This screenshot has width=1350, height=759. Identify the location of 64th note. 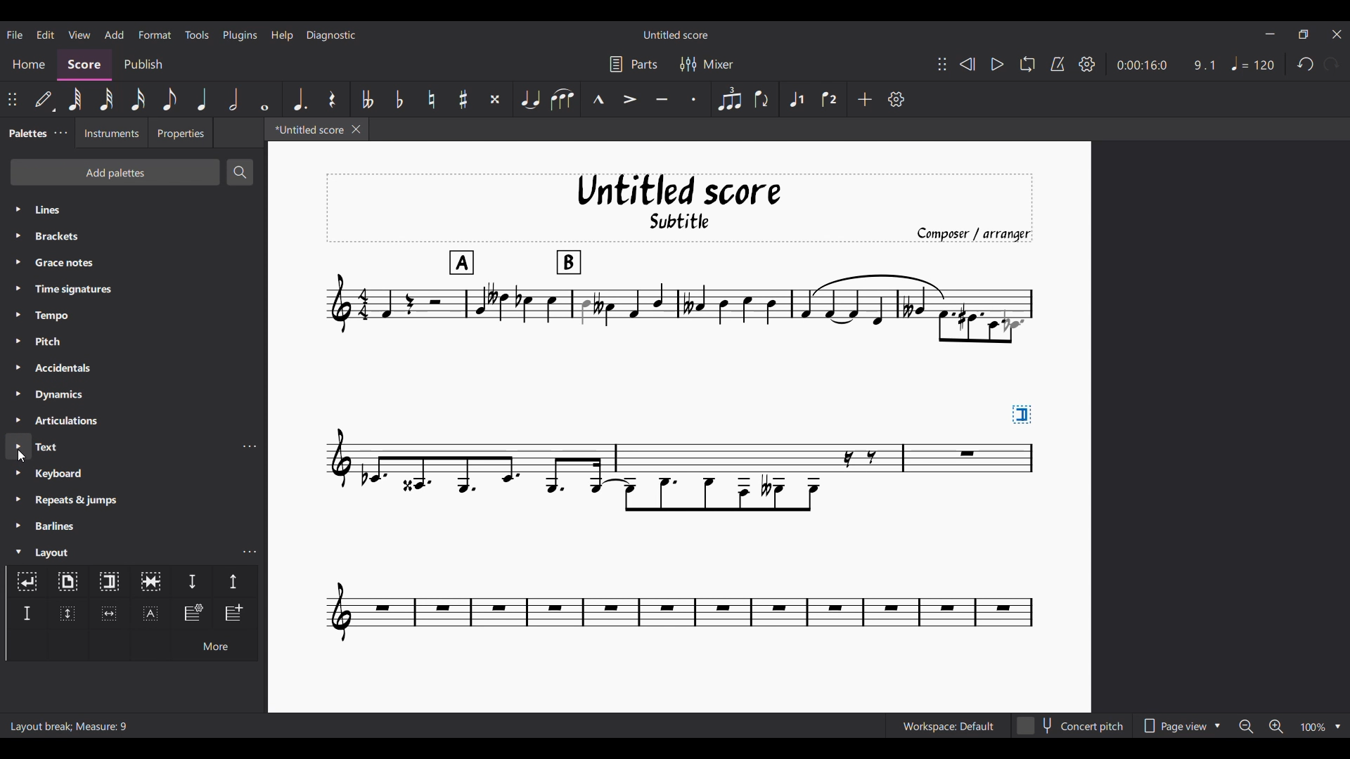
(75, 99).